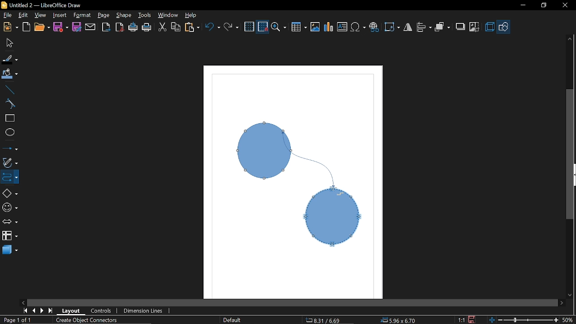 The image size is (576, 324). Describe the element at coordinates (10, 208) in the screenshot. I see `Symbol shapes` at that location.